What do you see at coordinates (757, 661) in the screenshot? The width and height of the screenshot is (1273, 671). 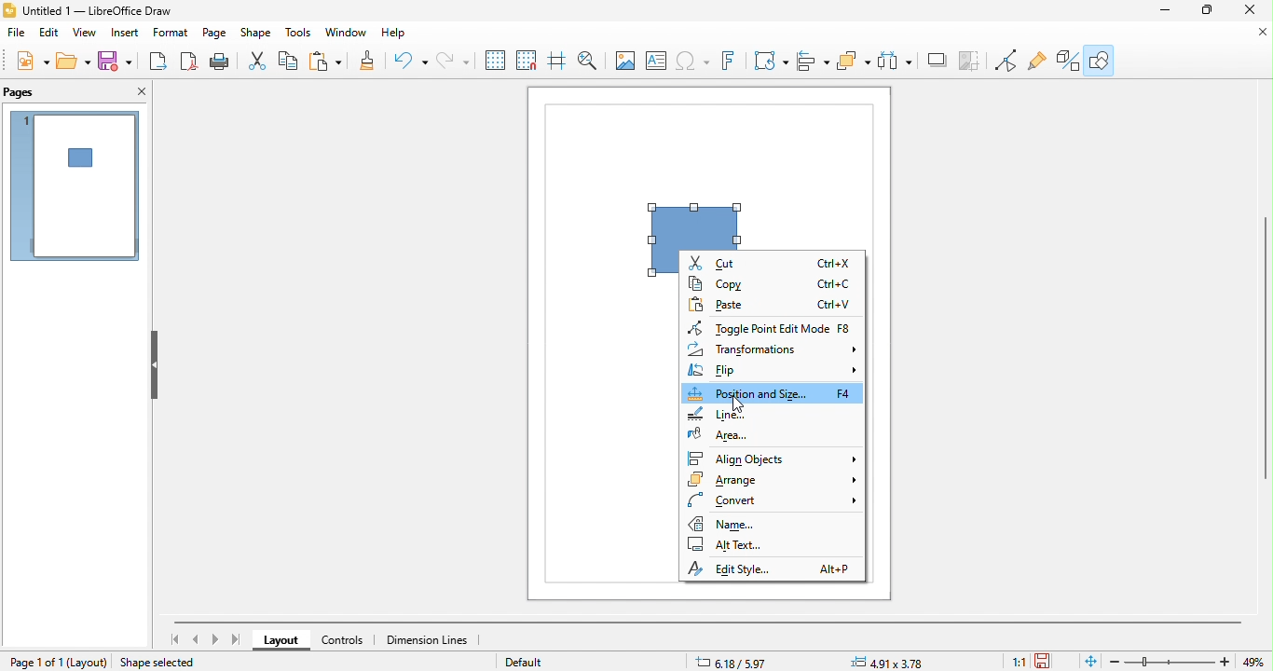 I see `7.75/8.45` at bounding box center [757, 661].